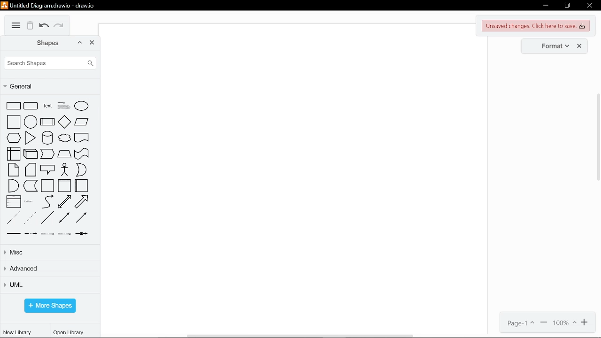  What do you see at coordinates (82, 154) in the screenshot?
I see `tape` at bounding box center [82, 154].